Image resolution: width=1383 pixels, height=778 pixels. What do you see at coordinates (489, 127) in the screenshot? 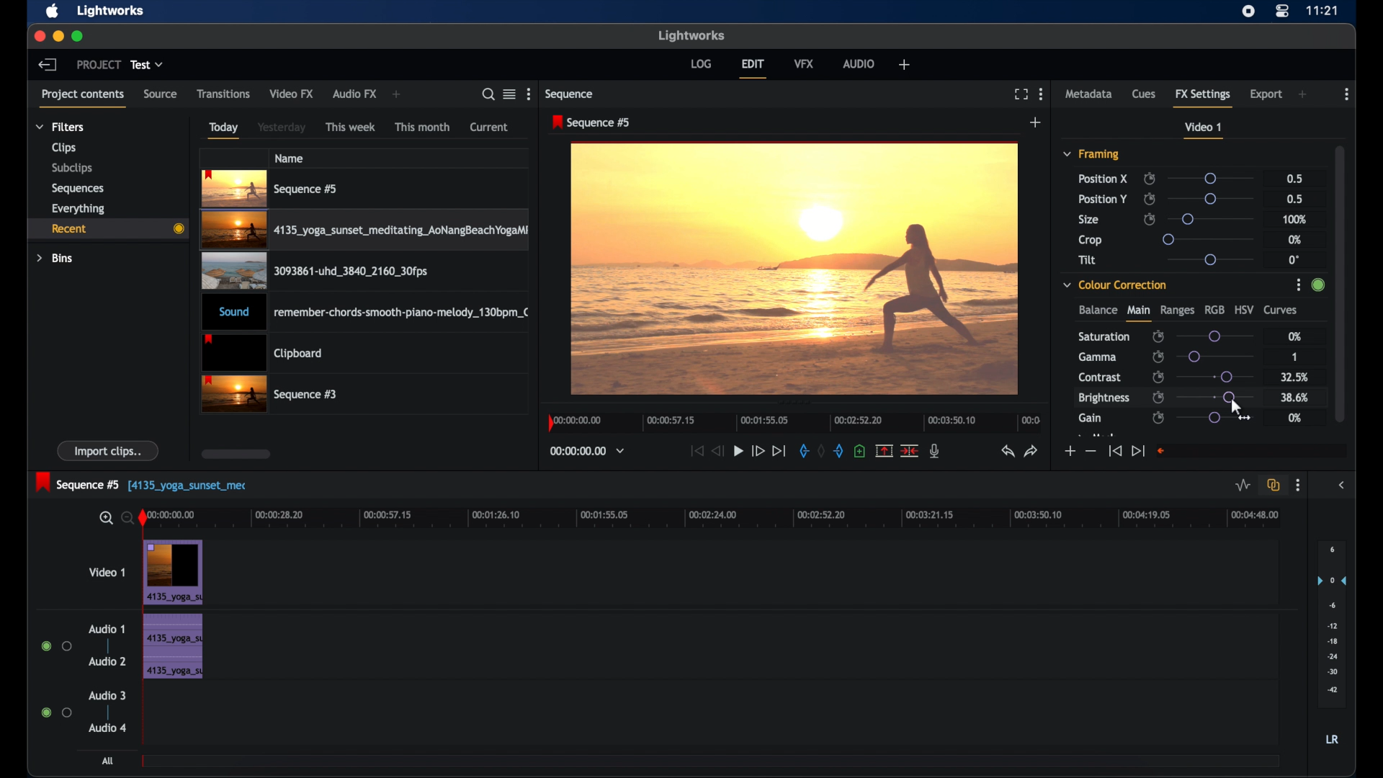
I see `current` at bounding box center [489, 127].